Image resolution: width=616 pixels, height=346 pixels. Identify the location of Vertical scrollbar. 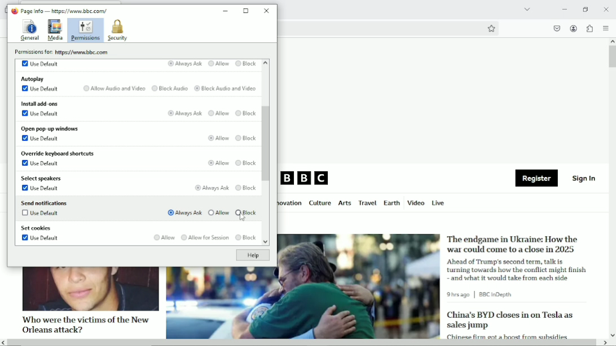
(612, 57).